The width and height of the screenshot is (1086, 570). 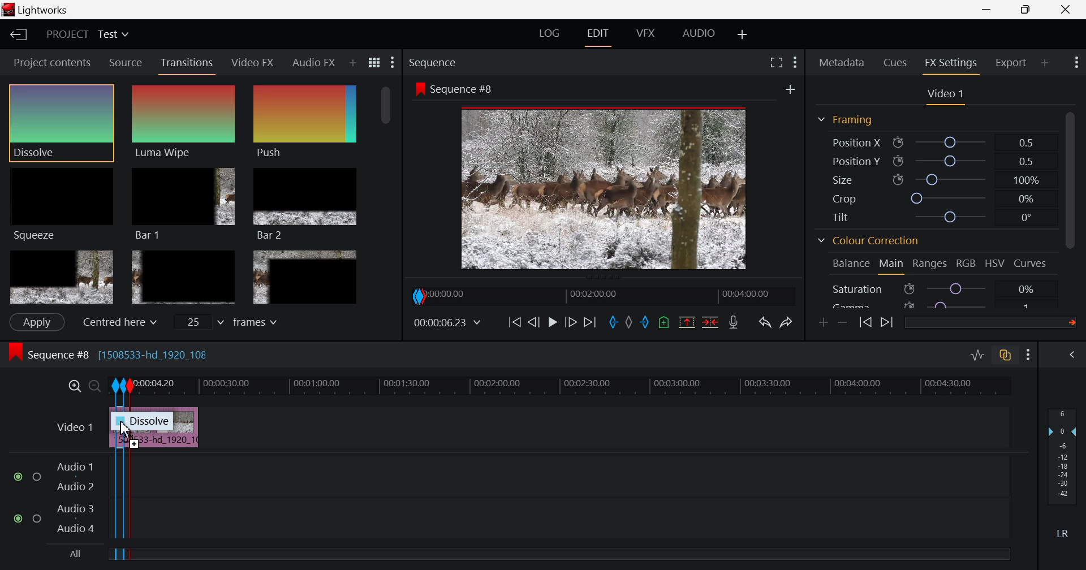 I want to click on Add Panel, so click(x=352, y=64).